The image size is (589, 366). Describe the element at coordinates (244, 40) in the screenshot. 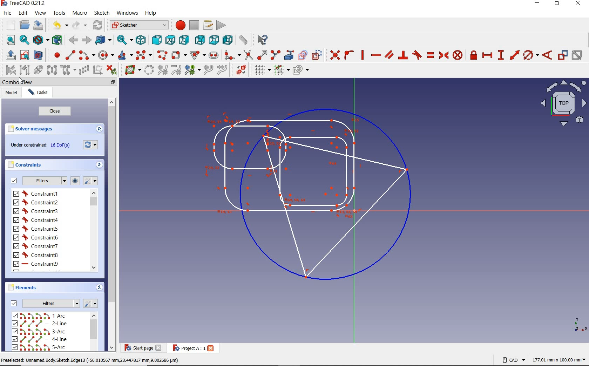

I see `measure distance` at that location.